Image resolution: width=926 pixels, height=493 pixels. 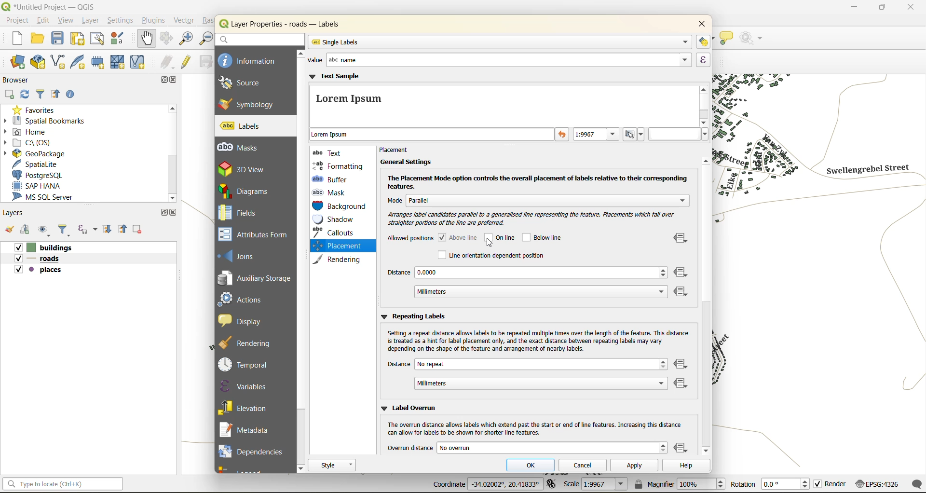 What do you see at coordinates (45, 230) in the screenshot?
I see `manage map` at bounding box center [45, 230].